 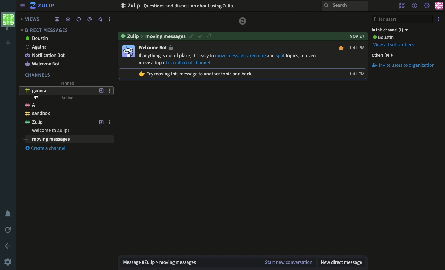 I want to click on Pinned, so click(x=67, y=82).